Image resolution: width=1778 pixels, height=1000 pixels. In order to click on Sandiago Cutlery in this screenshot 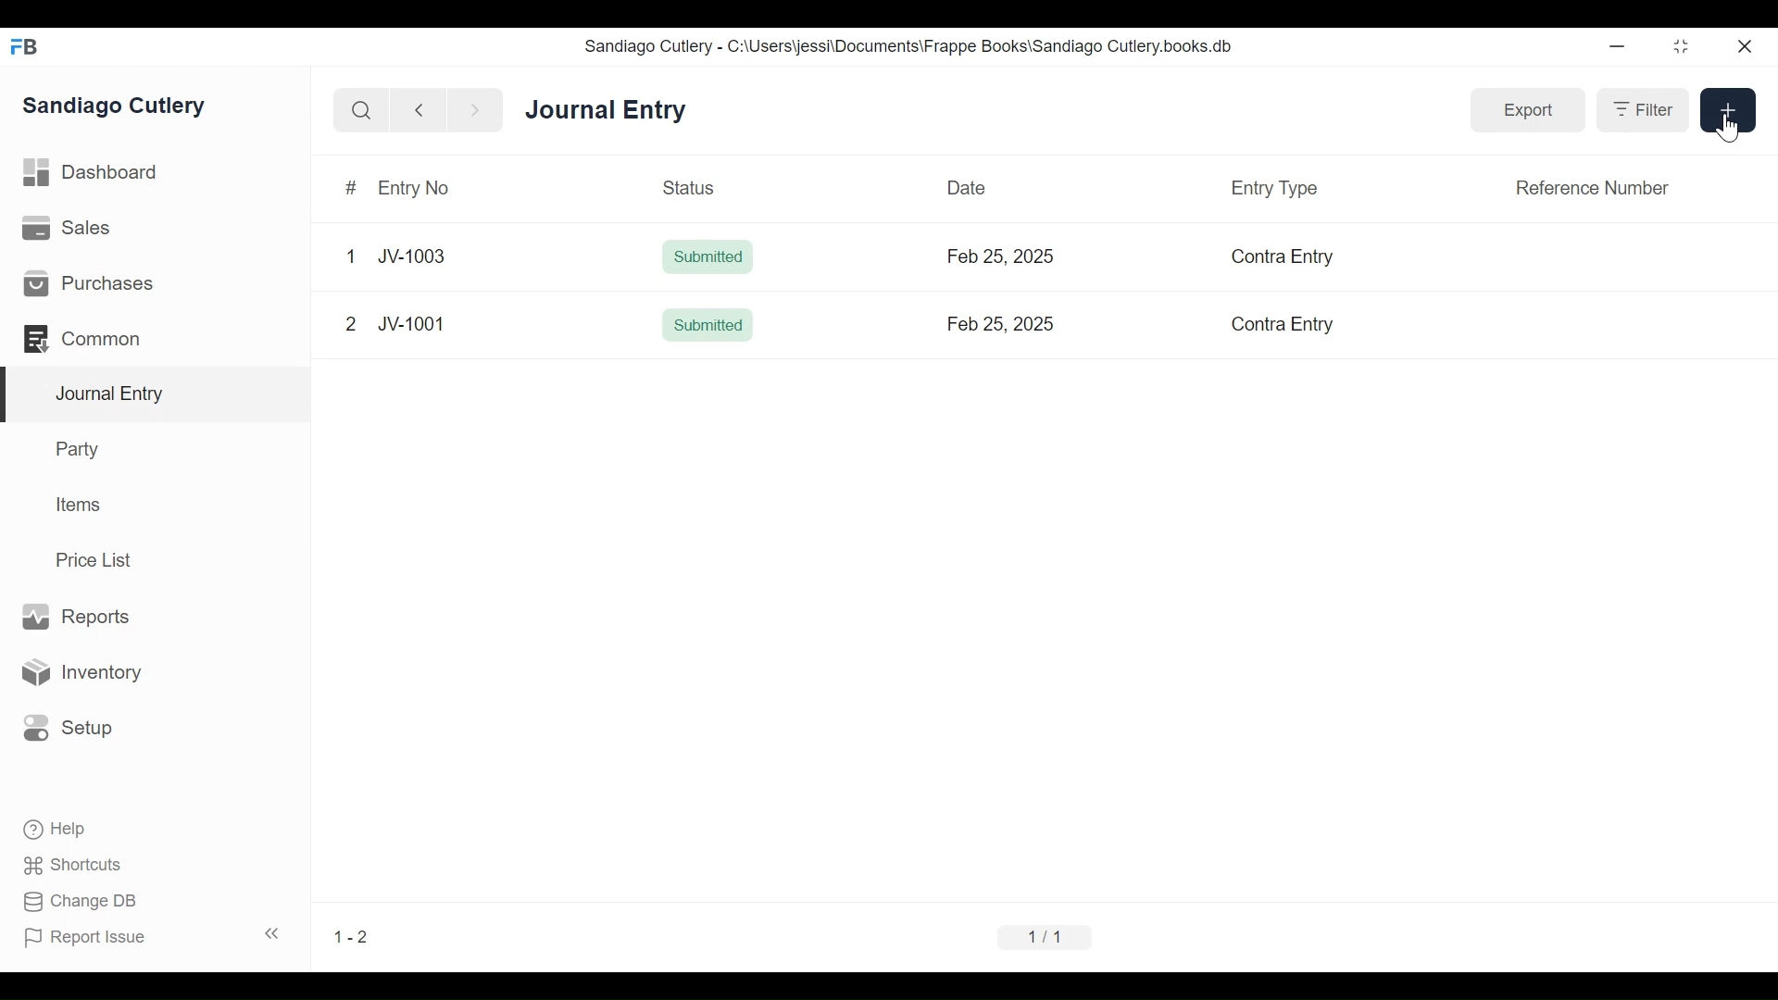, I will do `click(117, 107)`.